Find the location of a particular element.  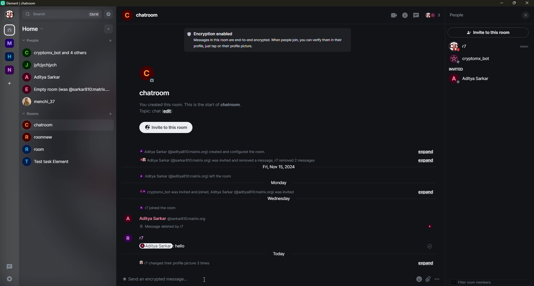

sent is located at coordinates (430, 246).